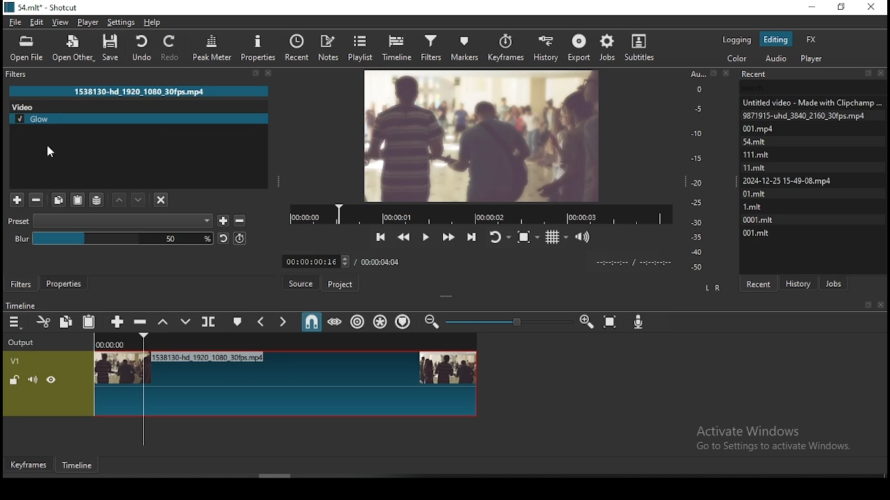 This screenshot has height=500, width=890. Describe the element at coordinates (139, 201) in the screenshot. I see `move filter down` at that location.